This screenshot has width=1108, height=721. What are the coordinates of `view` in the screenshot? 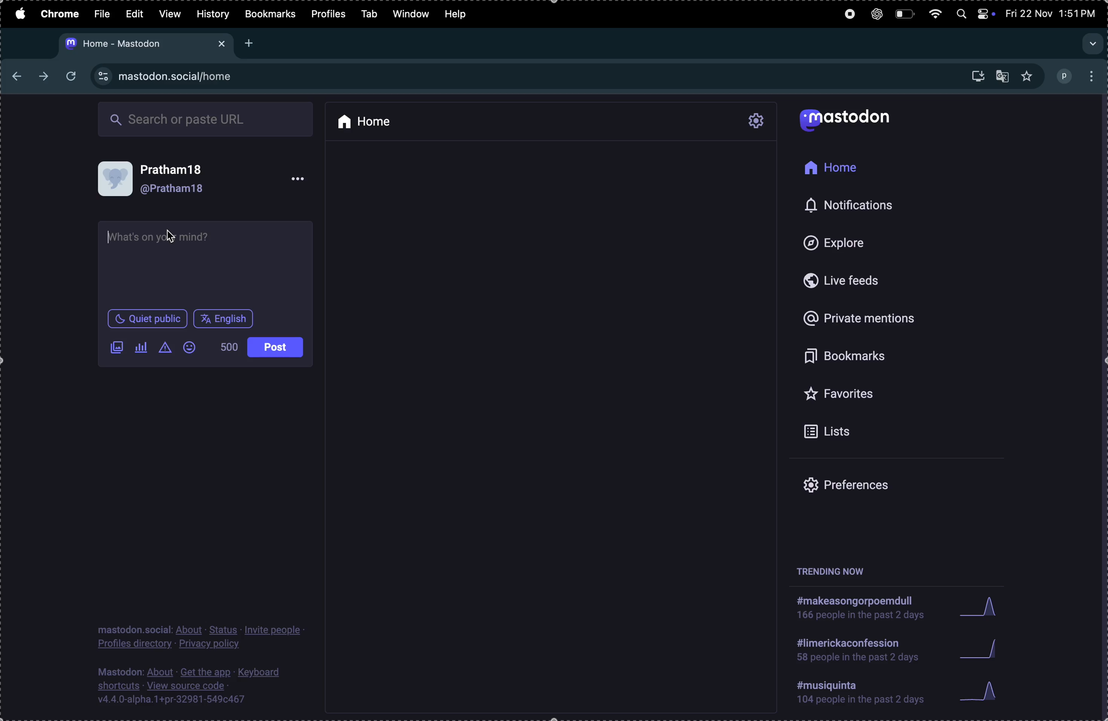 It's located at (170, 13).